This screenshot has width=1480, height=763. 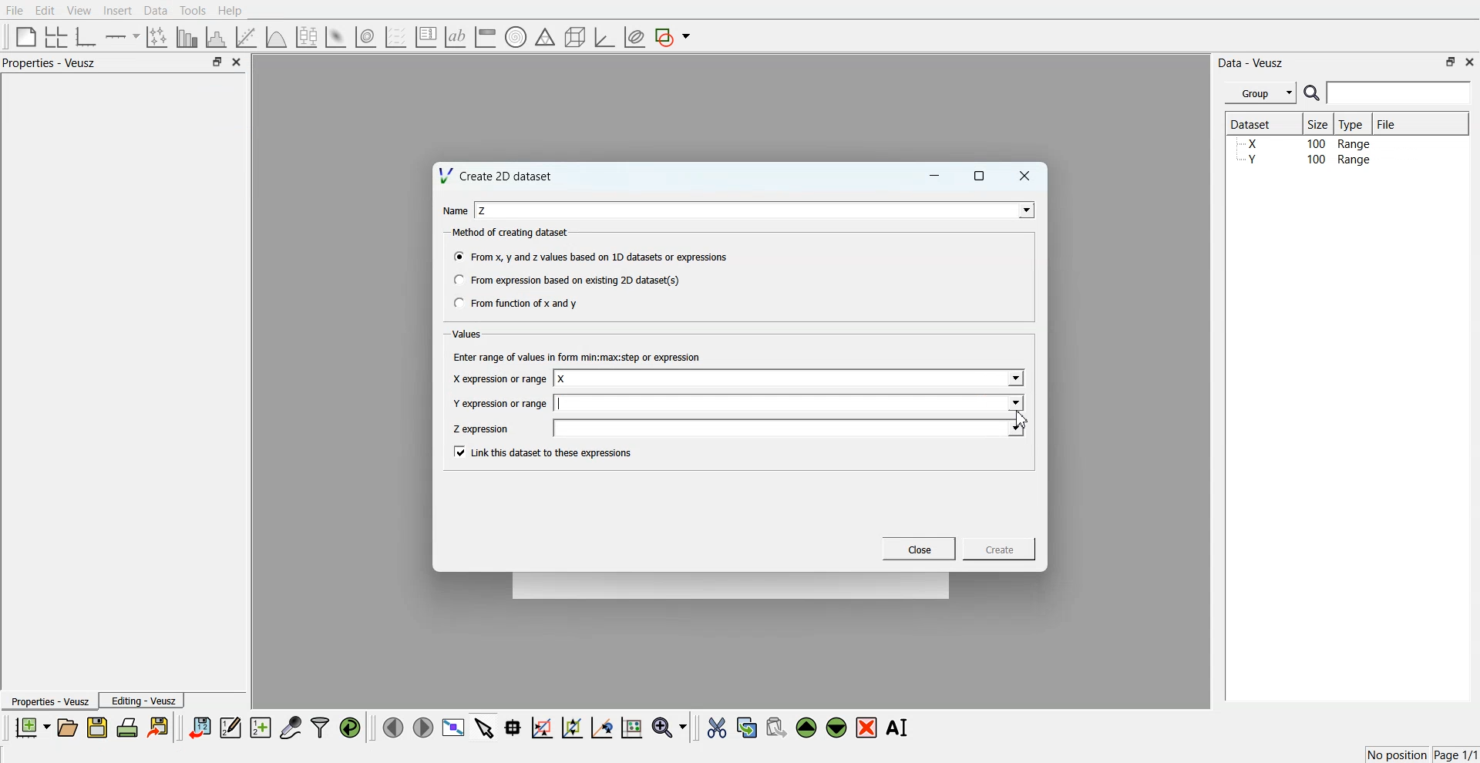 What do you see at coordinates (79, 11) in the screenshot?
I see `View` at bounding box center [79, 11].